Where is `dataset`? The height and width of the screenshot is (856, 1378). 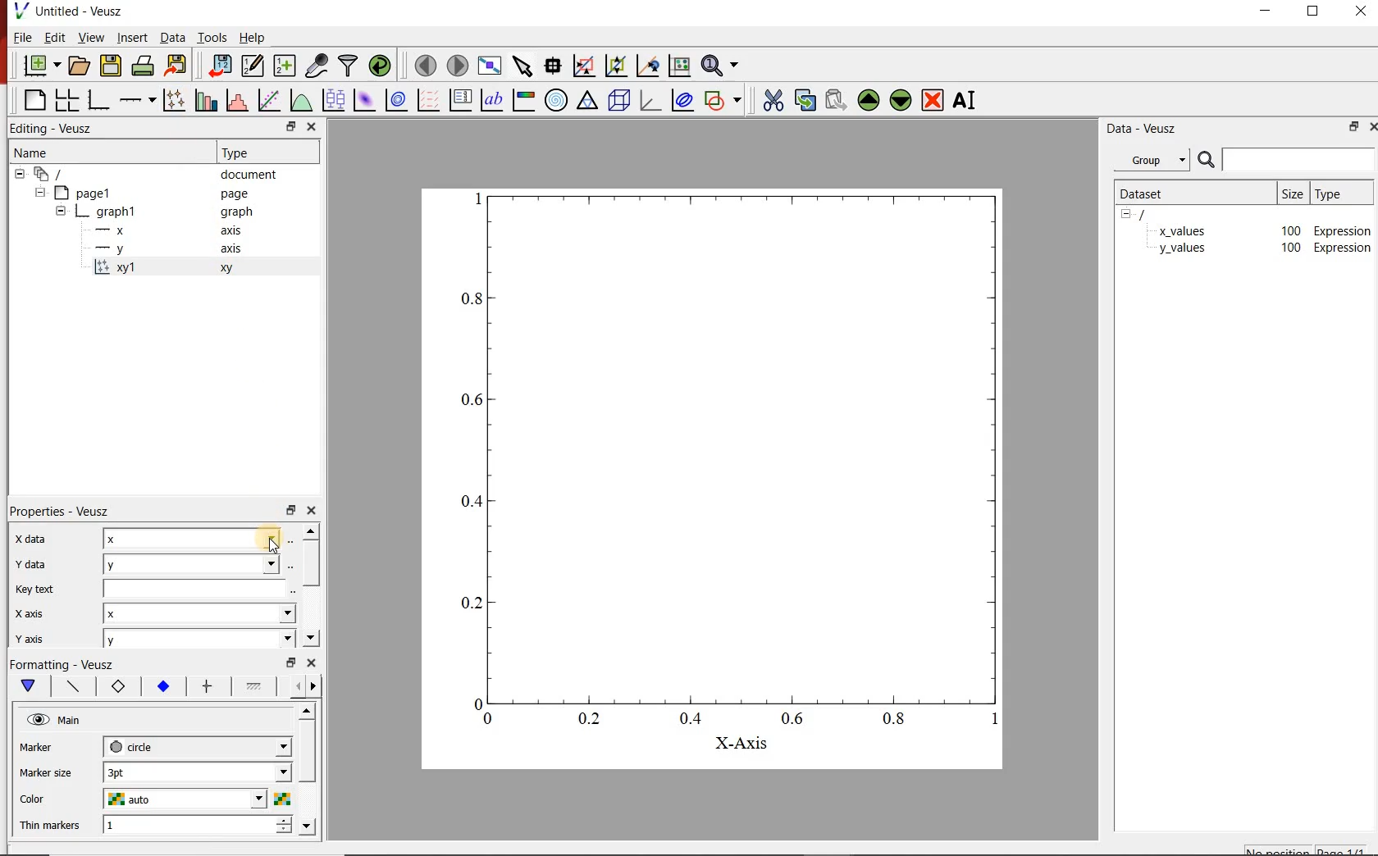 dataset is located at coordinates (1154, 194).